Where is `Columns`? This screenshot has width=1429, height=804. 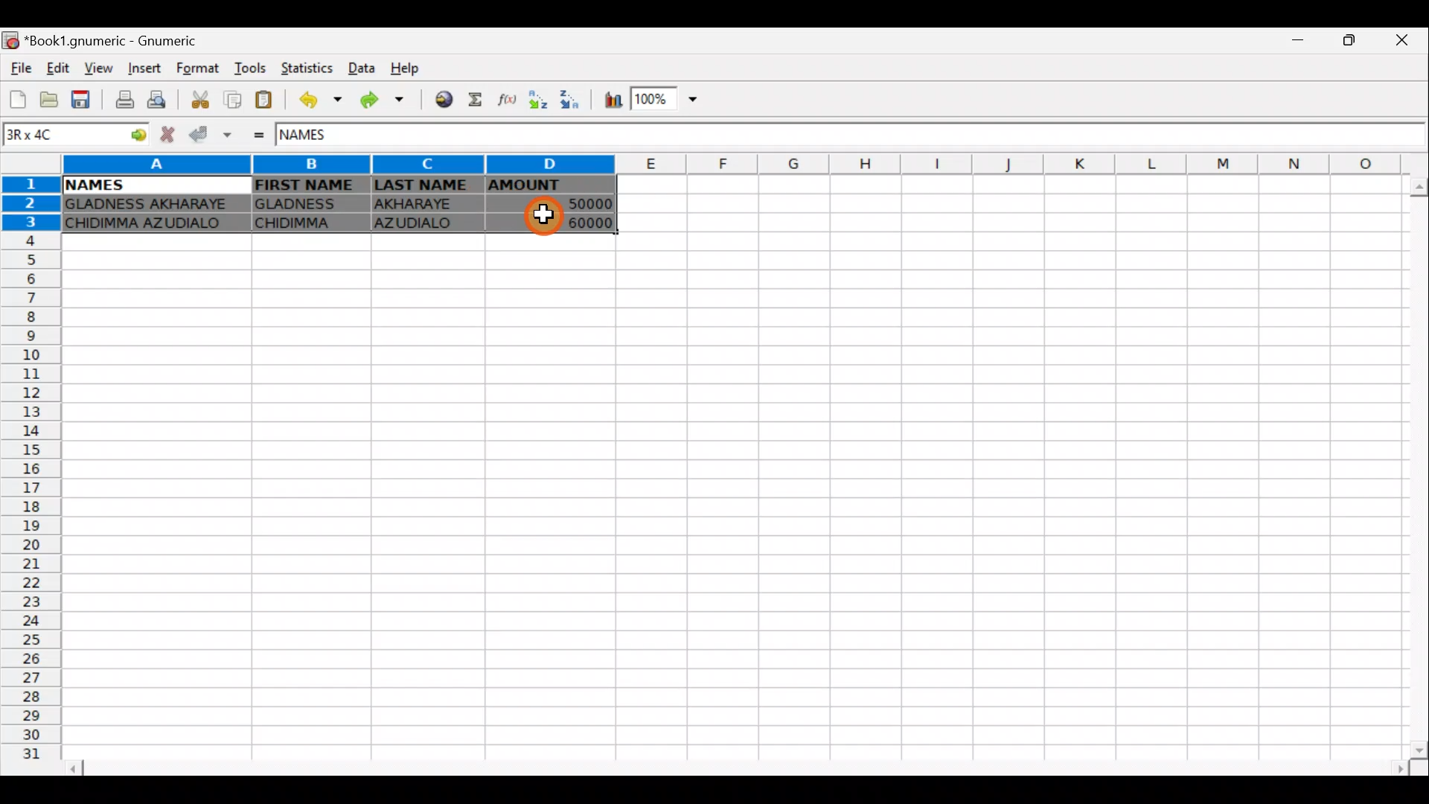
Columns is located at coordinates (744, 164).